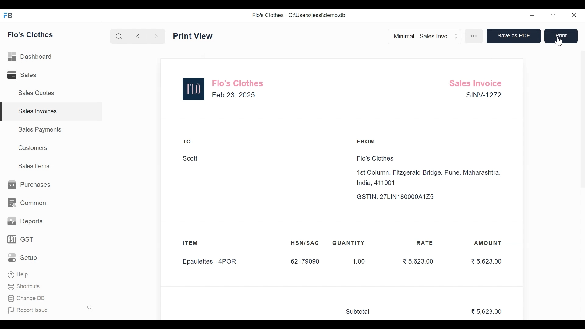 The image size is (585, 329). What do you see at coordinates (26, 221) in the screenshot?
I see `Reports` at bounding box center [26, 221].